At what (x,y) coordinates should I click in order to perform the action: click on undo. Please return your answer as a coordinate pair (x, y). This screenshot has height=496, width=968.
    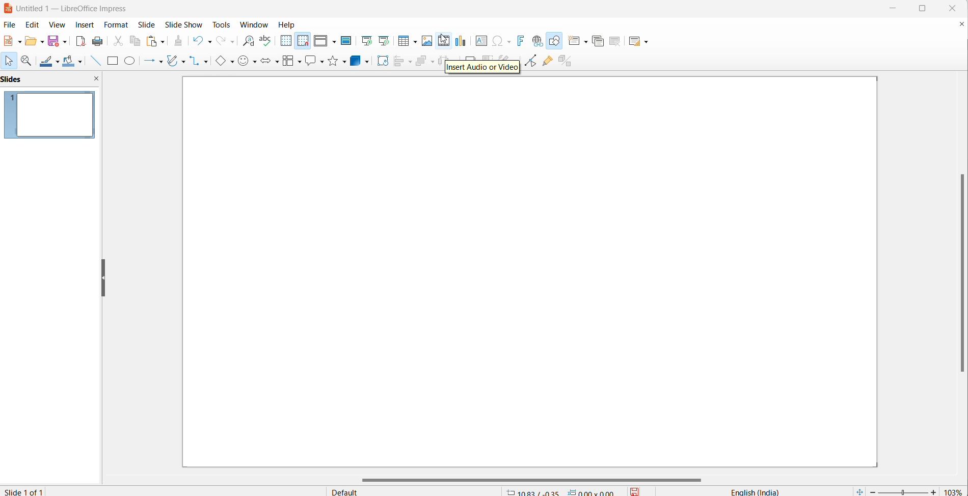
    Looking at the image, I should click on (196, 41).